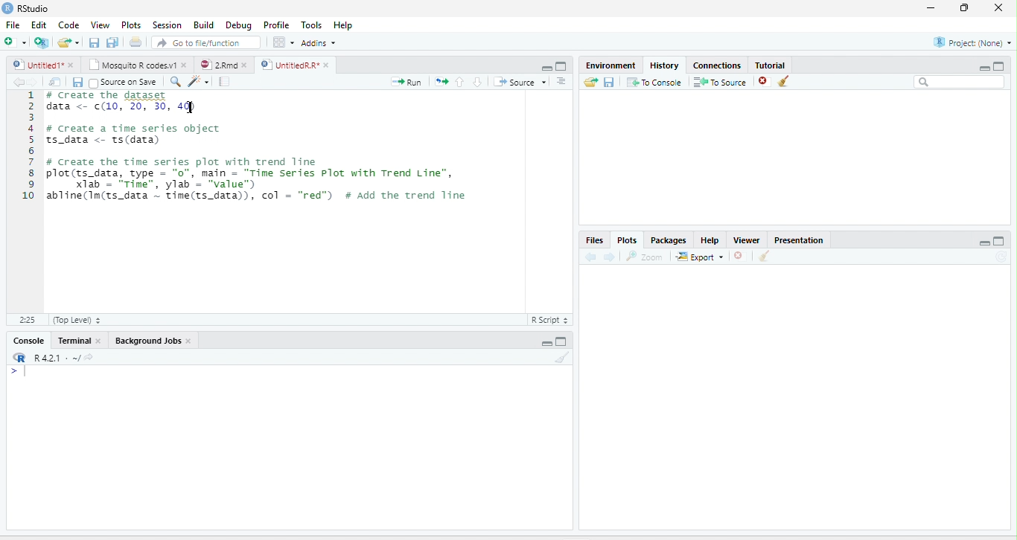  What do you see at coordinates (747, 240) in the screenshot?
I see `Viewer` at bounding box center [747, 240].